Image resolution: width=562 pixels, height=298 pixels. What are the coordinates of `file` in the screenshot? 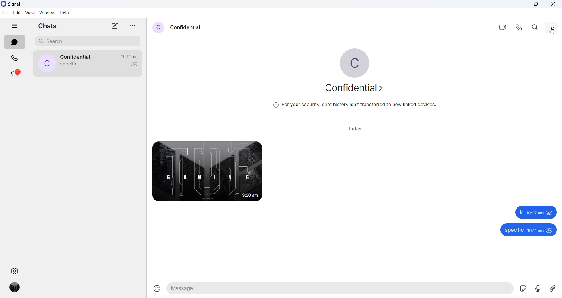 It's located at (5, 13).